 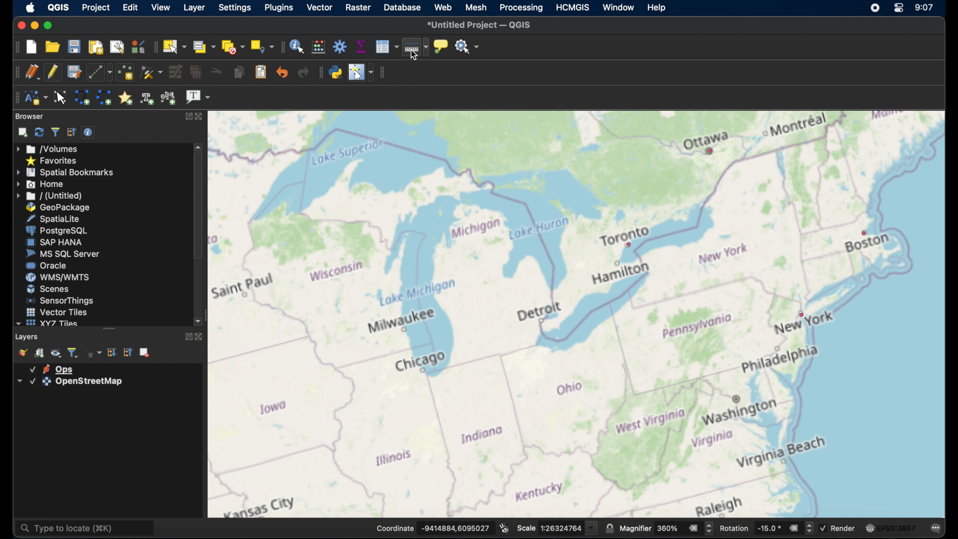 What do you see at coordinates (44, 184) in the screenshot?
I see `home menu` at bounding box center [44, 184].